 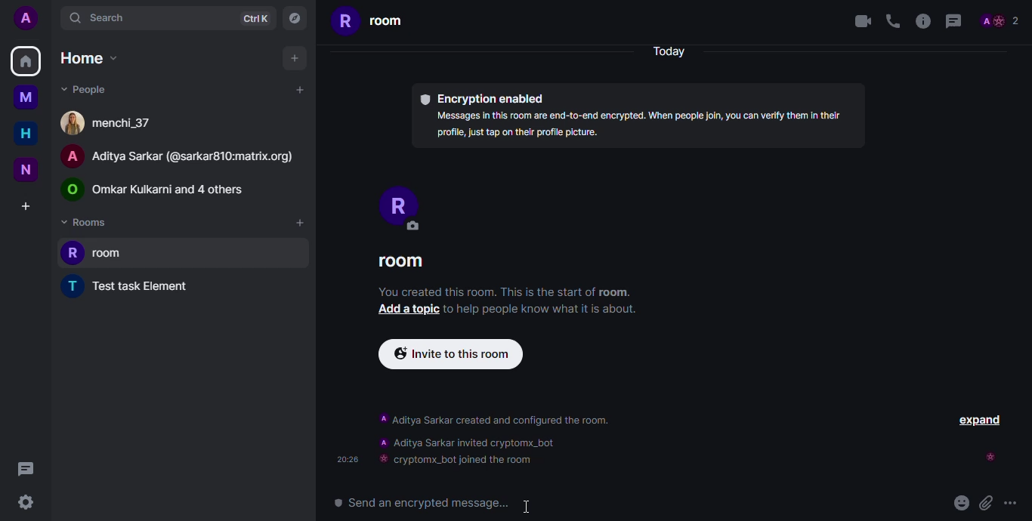 I want to click on room, so click(x=97, y=250).